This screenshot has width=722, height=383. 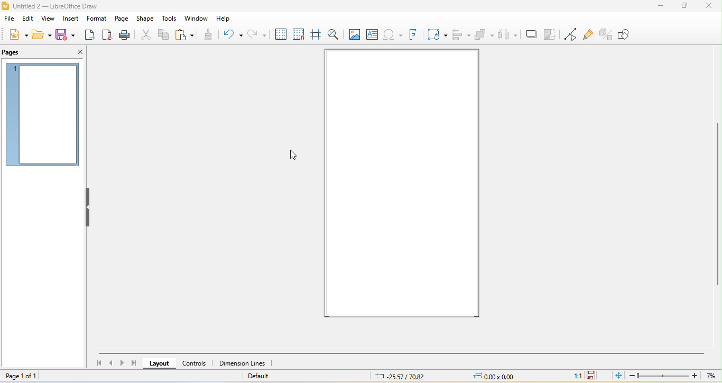 I want to click on snap to grid, so click(x=300, y=35).